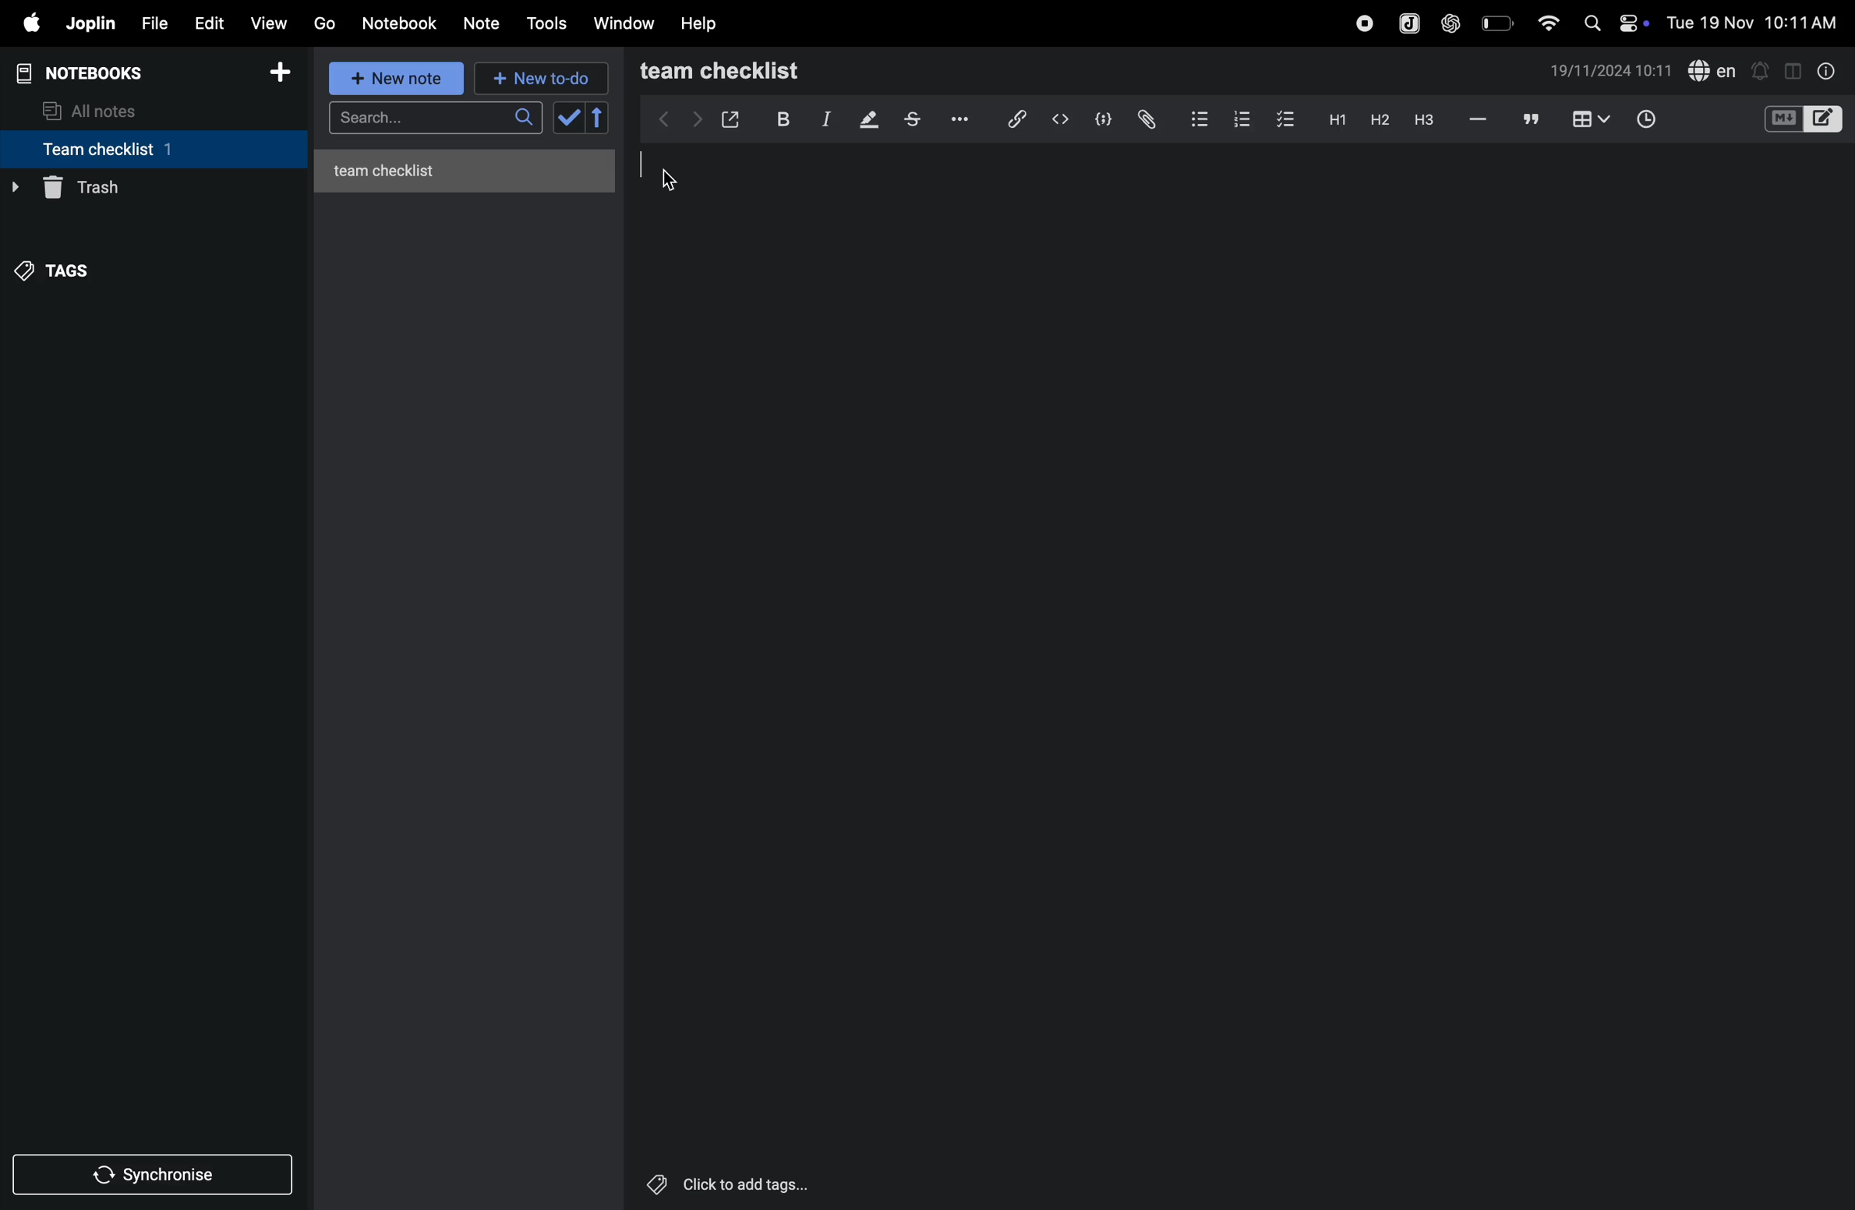 The width and height of the screenshot is (1855, 1210). I want to click on heading 3, so click(1423, 119).